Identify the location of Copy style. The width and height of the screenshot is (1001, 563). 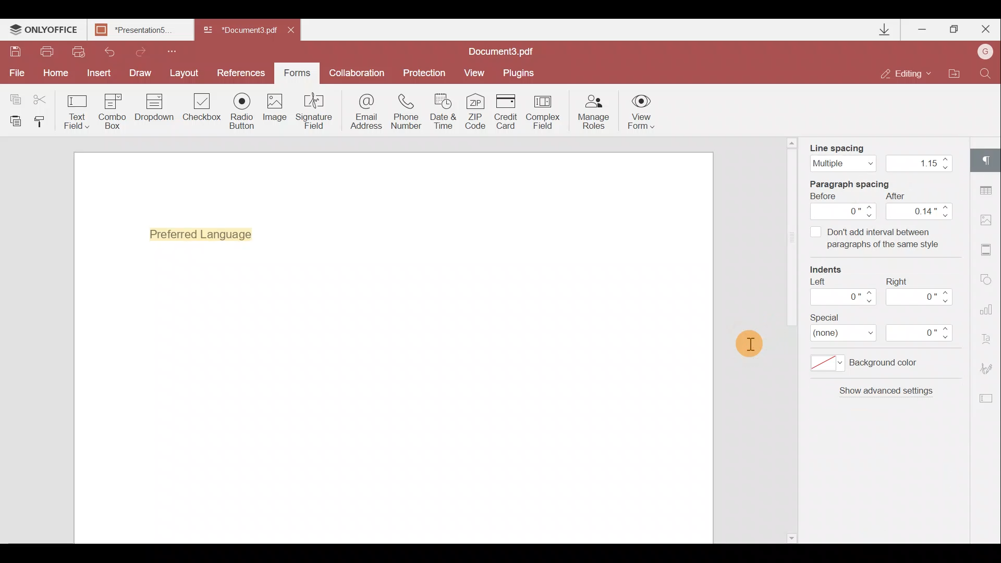
(43, 121).